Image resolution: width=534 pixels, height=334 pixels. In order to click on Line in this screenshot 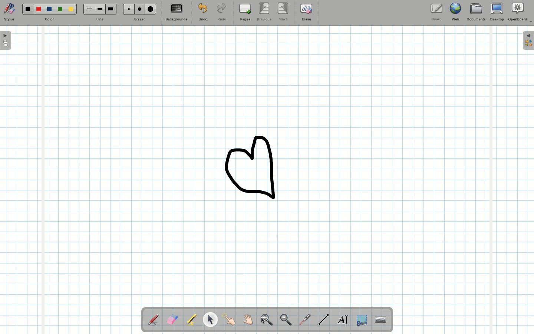, I will do `click(322, 319)`.